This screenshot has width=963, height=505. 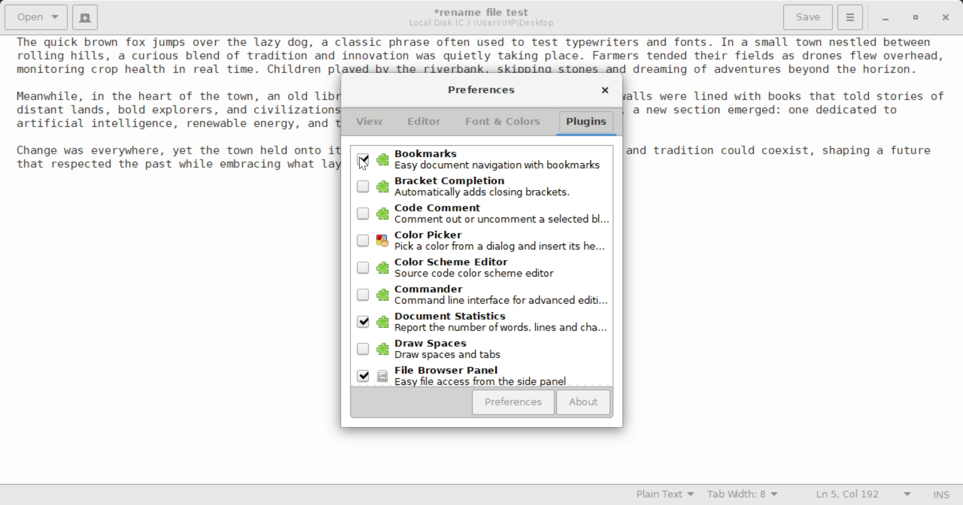 I want to click on Selected Document Statisitics Plugin, so click(x=481, y=324).